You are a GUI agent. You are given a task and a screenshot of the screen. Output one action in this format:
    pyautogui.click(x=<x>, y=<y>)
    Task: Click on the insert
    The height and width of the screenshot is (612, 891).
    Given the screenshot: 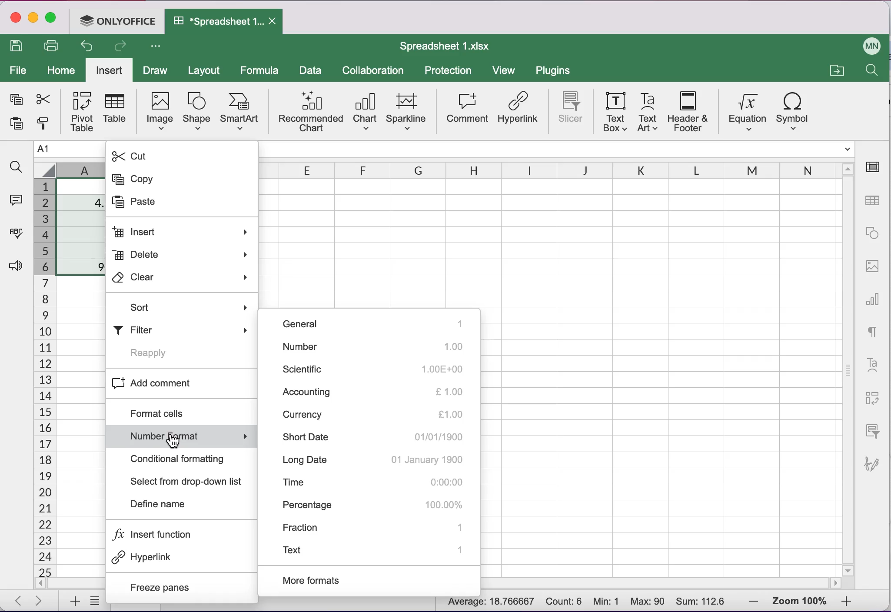 What is the action you would take?
    pyautogui.click(x=109, y=70)
    